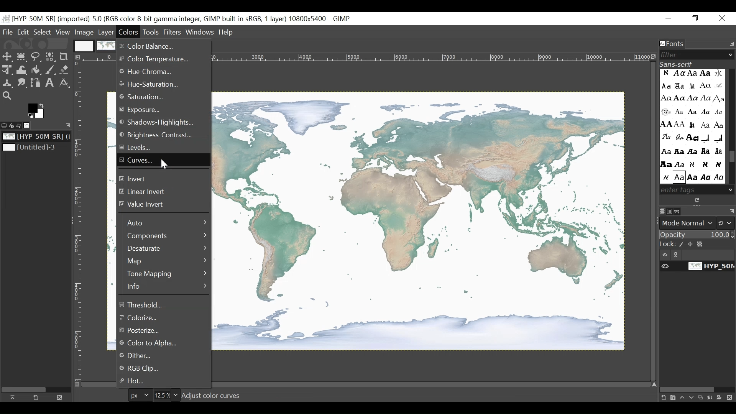  I want to click on Scroll down, so click(731, 189).